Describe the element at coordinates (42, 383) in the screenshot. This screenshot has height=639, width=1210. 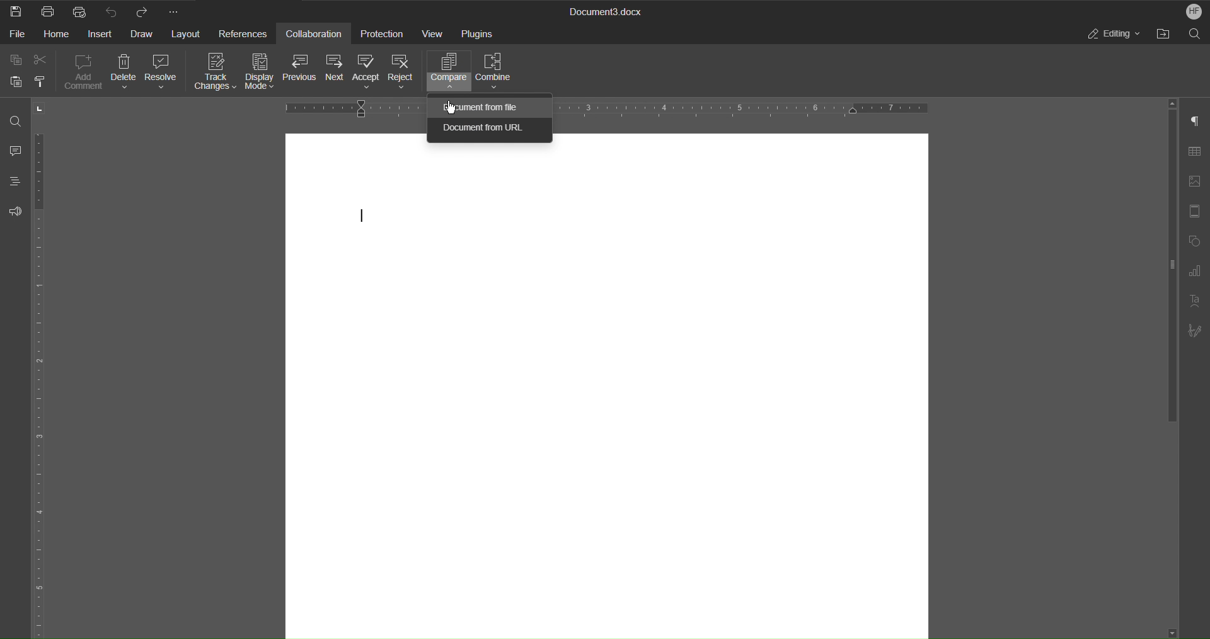
I see `Vertical Ruler` at that location.